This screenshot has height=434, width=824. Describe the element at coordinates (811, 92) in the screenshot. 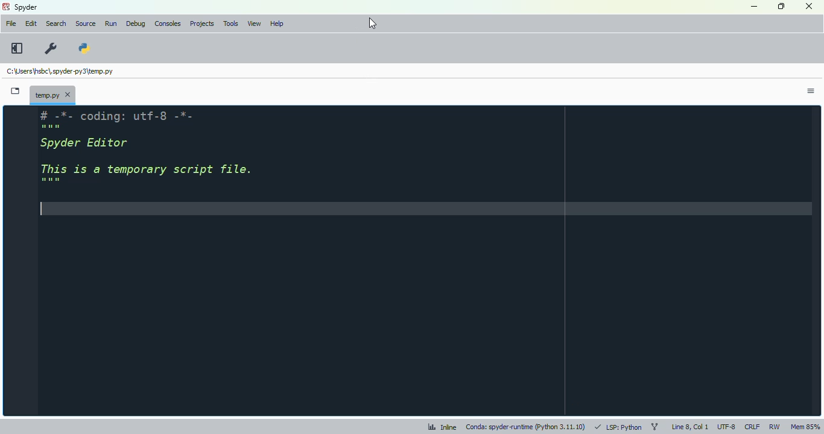

I see `options` at that location.